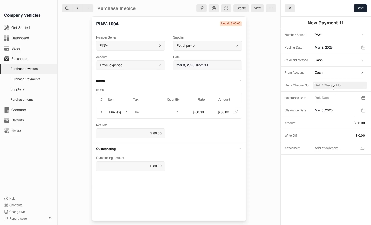 The height and width of the screenshot is (225, 371). What do you see at coordinates (109, 158) in the screenshot?
I see `Outstanding Amount` at bounding box center [109, 158].